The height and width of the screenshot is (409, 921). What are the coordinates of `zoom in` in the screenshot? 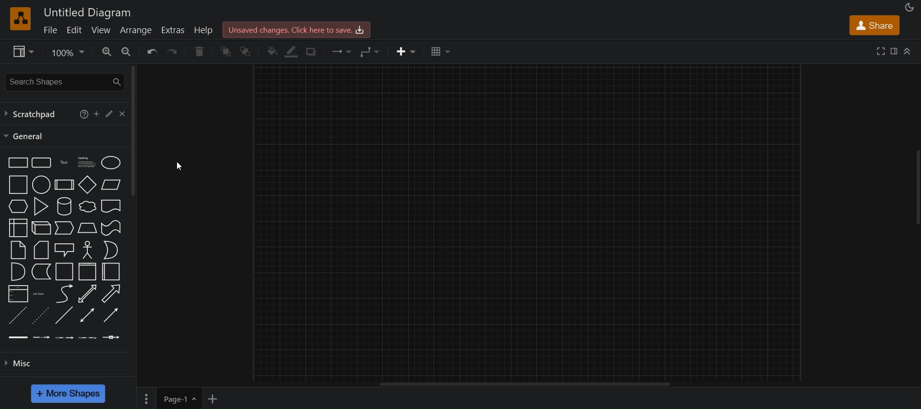 It's located at (105, 52).